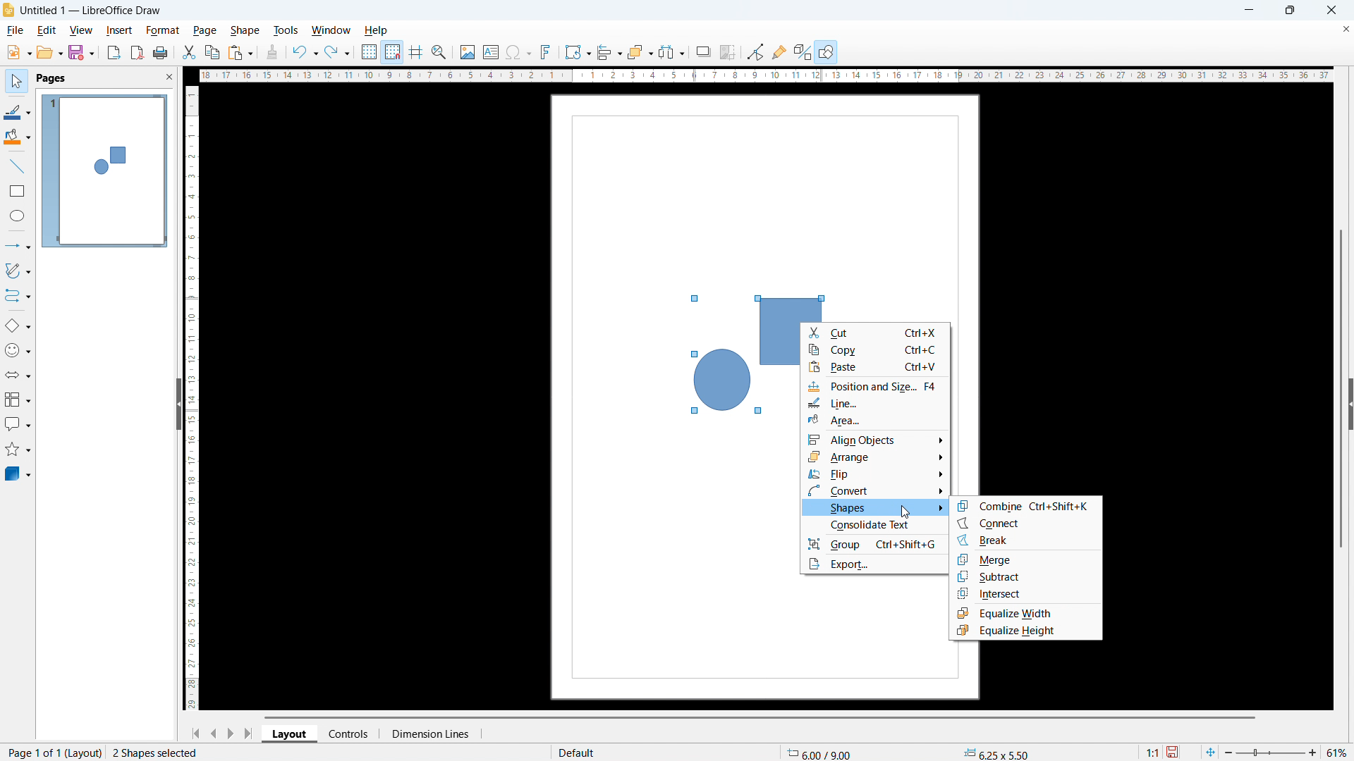 This screenshot has height=761, width=1354. What do you see at coordinates (803, 52) in the screenshot?
I see `toggle extrusion` at bounding box center [803, 52].